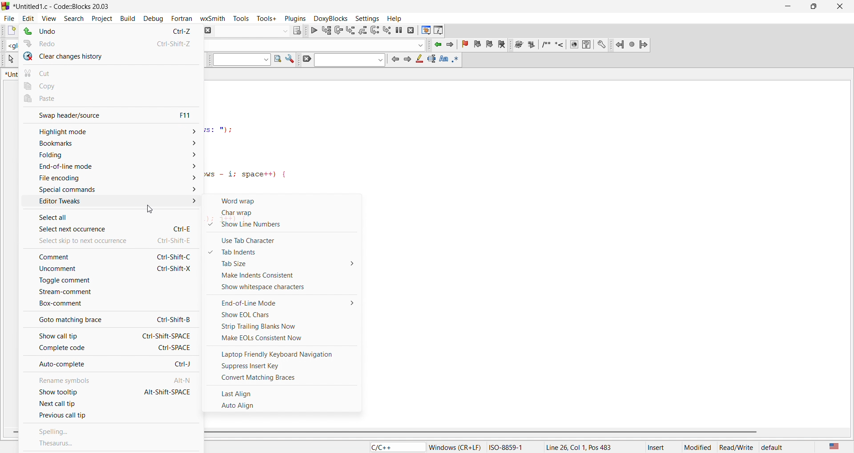 The image size is (854, 453). I want to click on minimize, so click(794, 6).